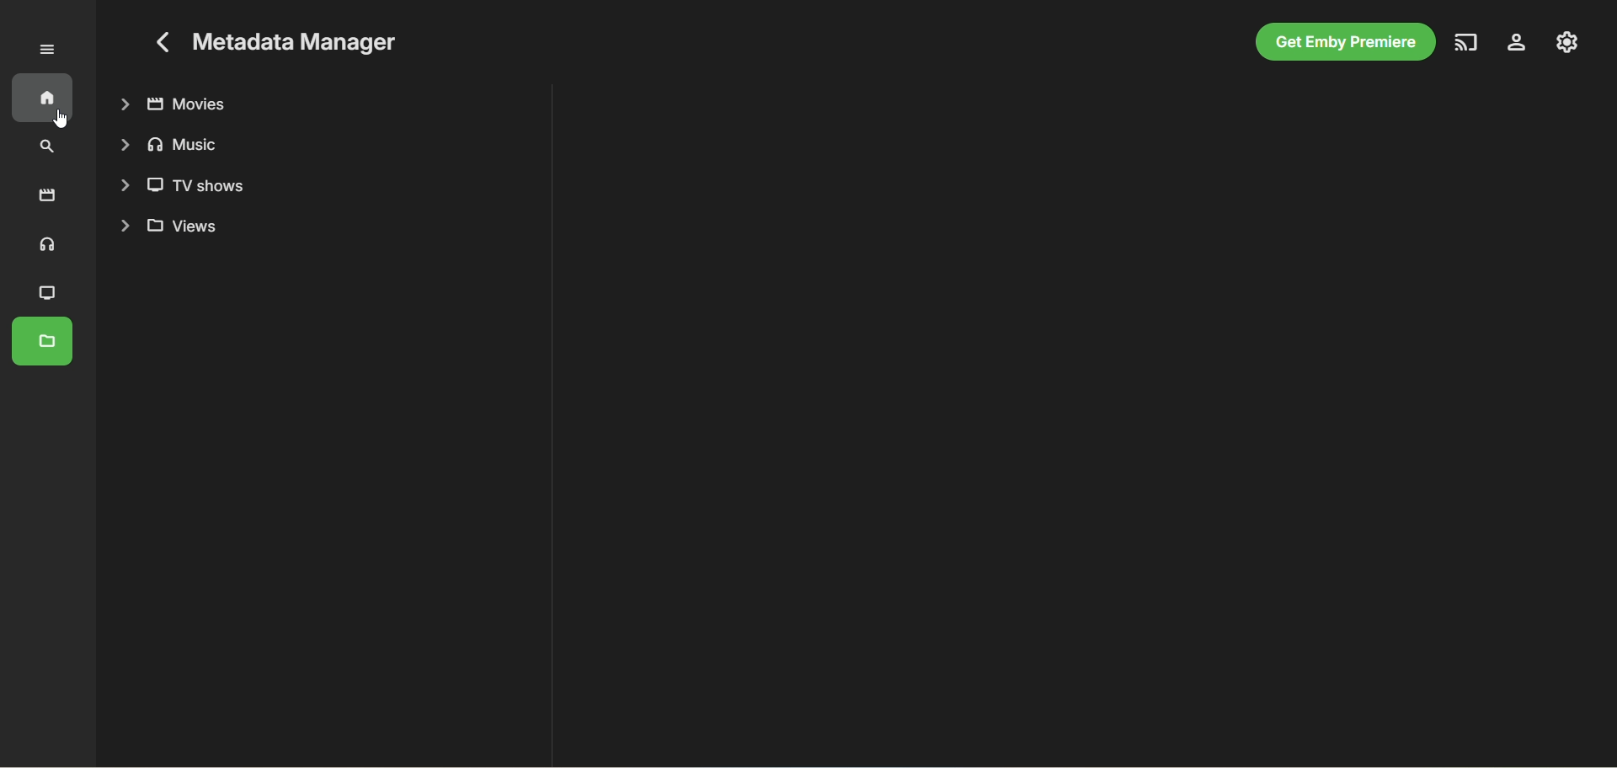  I want to click on cursor, so click(64, 119).